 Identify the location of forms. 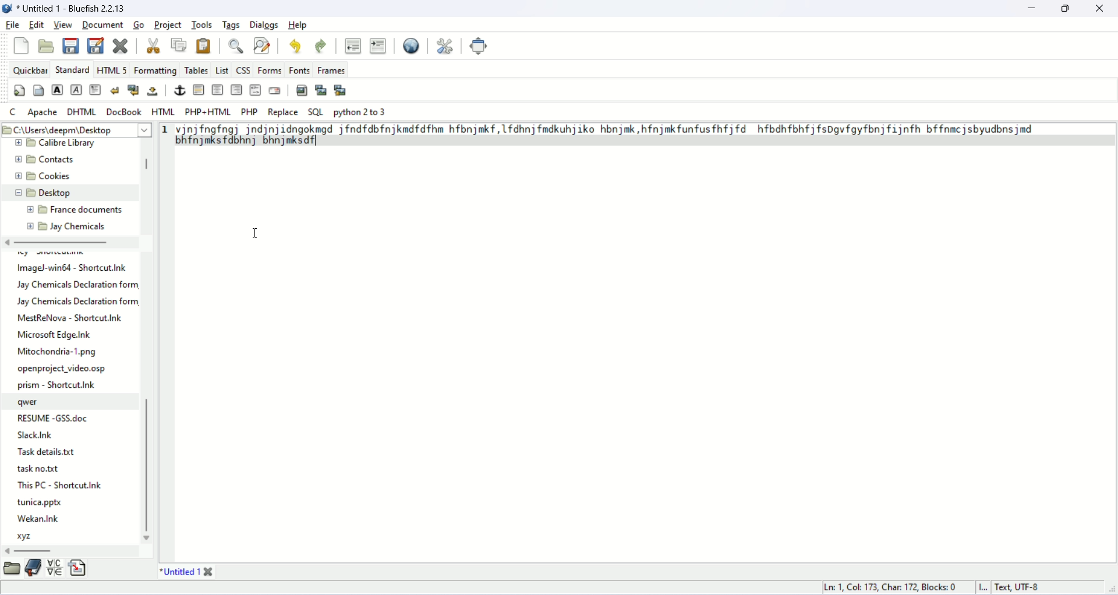
(270, 70).